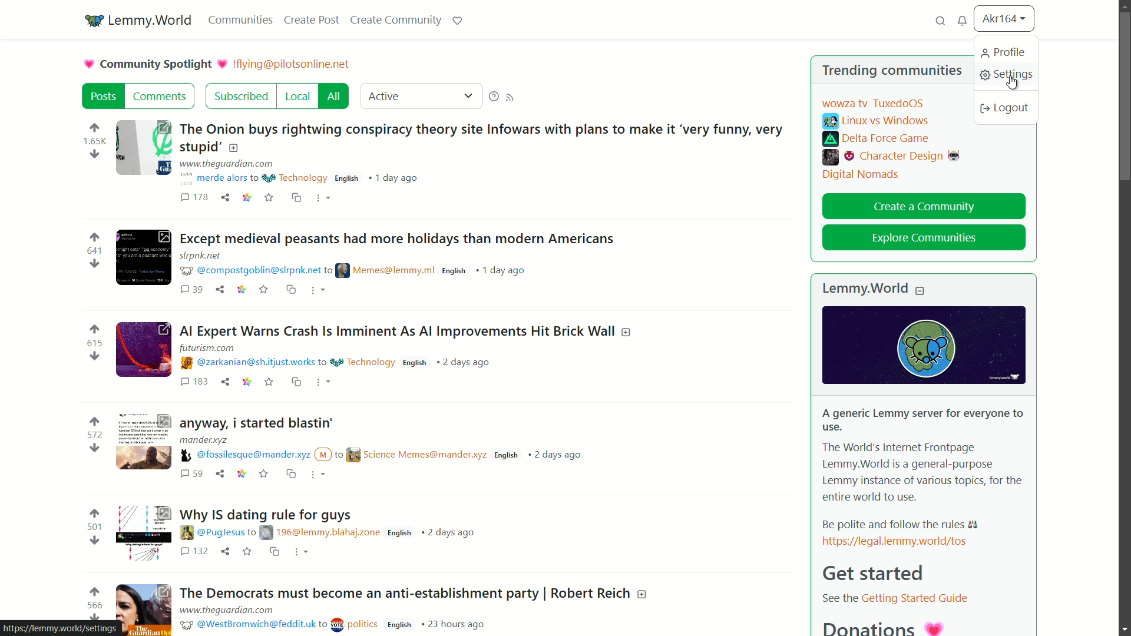 This screenshot has width=1131, height=636. What do you see at coordinates (226, 550) in the screenshot?
I see `share` at bounding box center [226, 550].